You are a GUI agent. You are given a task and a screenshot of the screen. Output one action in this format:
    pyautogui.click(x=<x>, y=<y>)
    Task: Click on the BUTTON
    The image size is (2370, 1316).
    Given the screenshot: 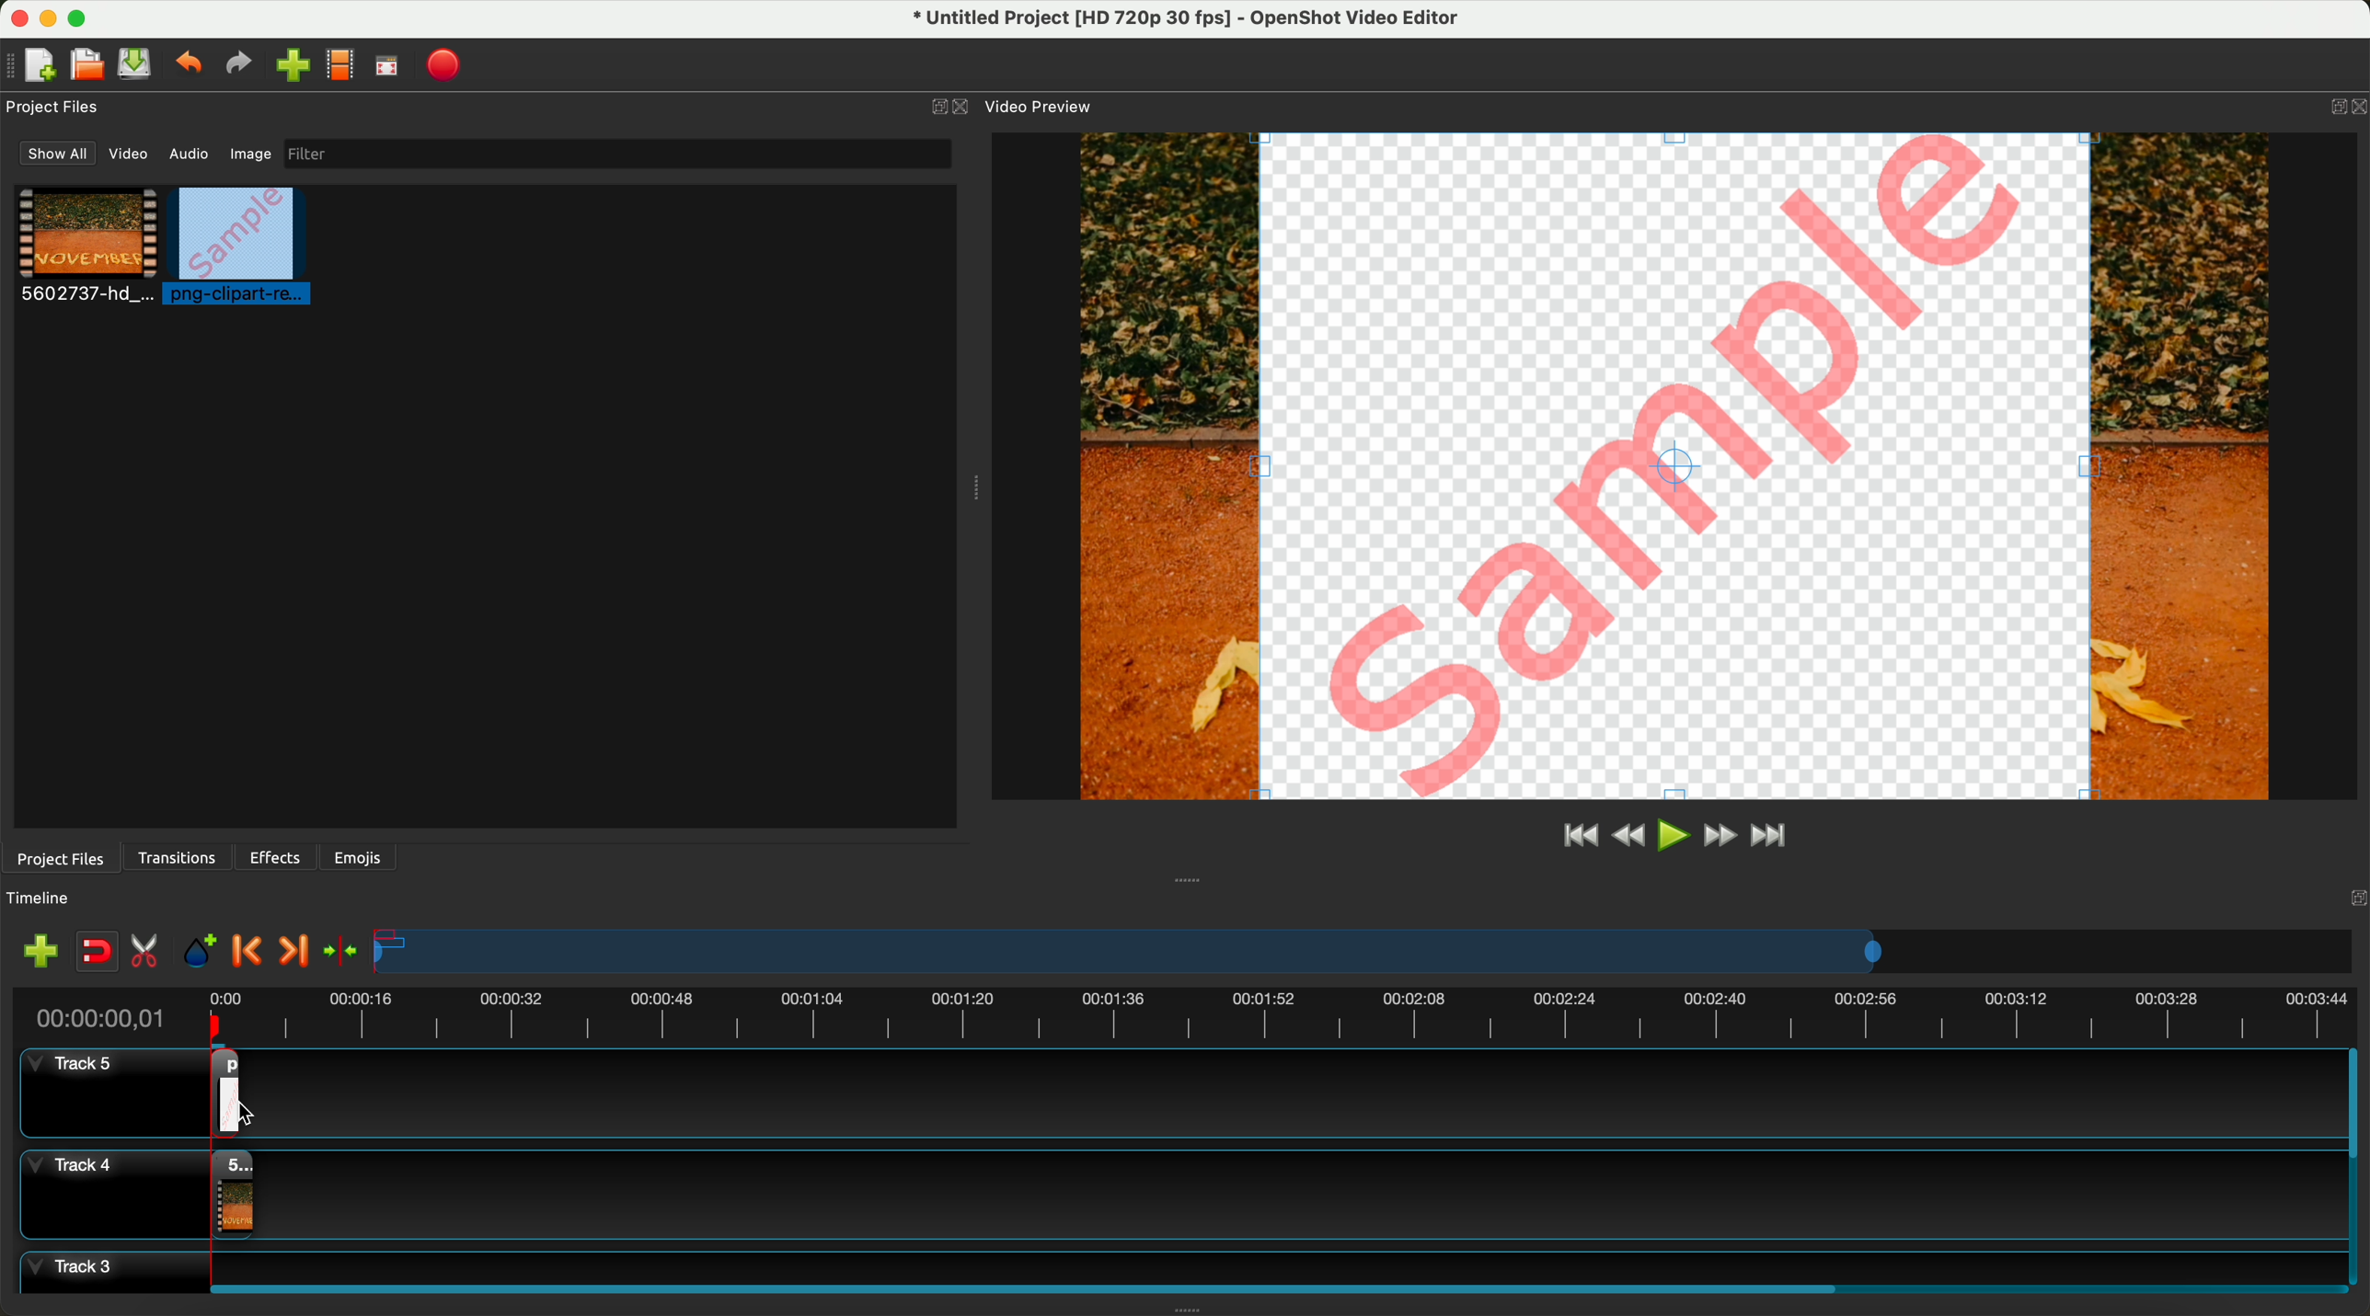 What is the action you would take?
    pyautogui.click(x=2333, y=102)
    